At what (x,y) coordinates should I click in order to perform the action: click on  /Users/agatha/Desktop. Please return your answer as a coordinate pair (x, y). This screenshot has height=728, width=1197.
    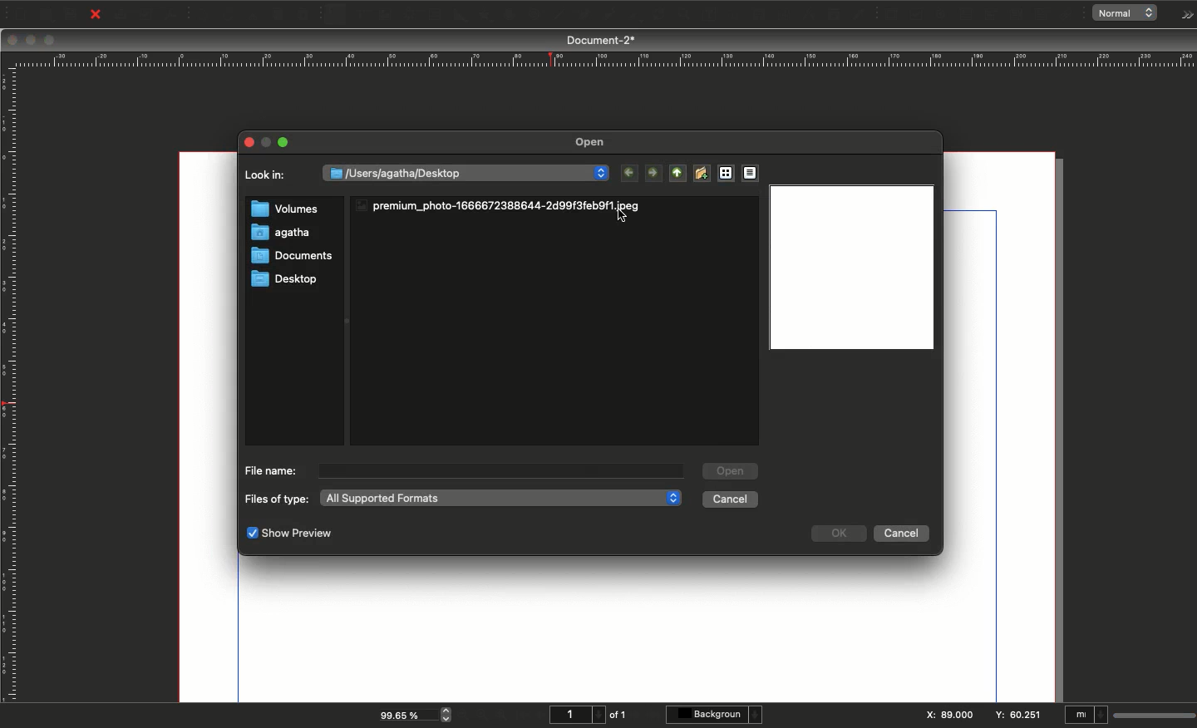
    Looking at the image, I should click on (466, 172).